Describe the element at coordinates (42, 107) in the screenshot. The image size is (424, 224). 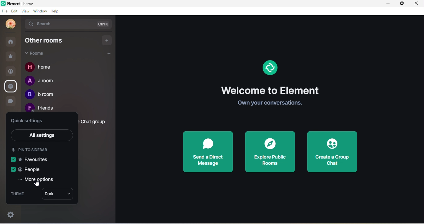
I see `friends` at that location.